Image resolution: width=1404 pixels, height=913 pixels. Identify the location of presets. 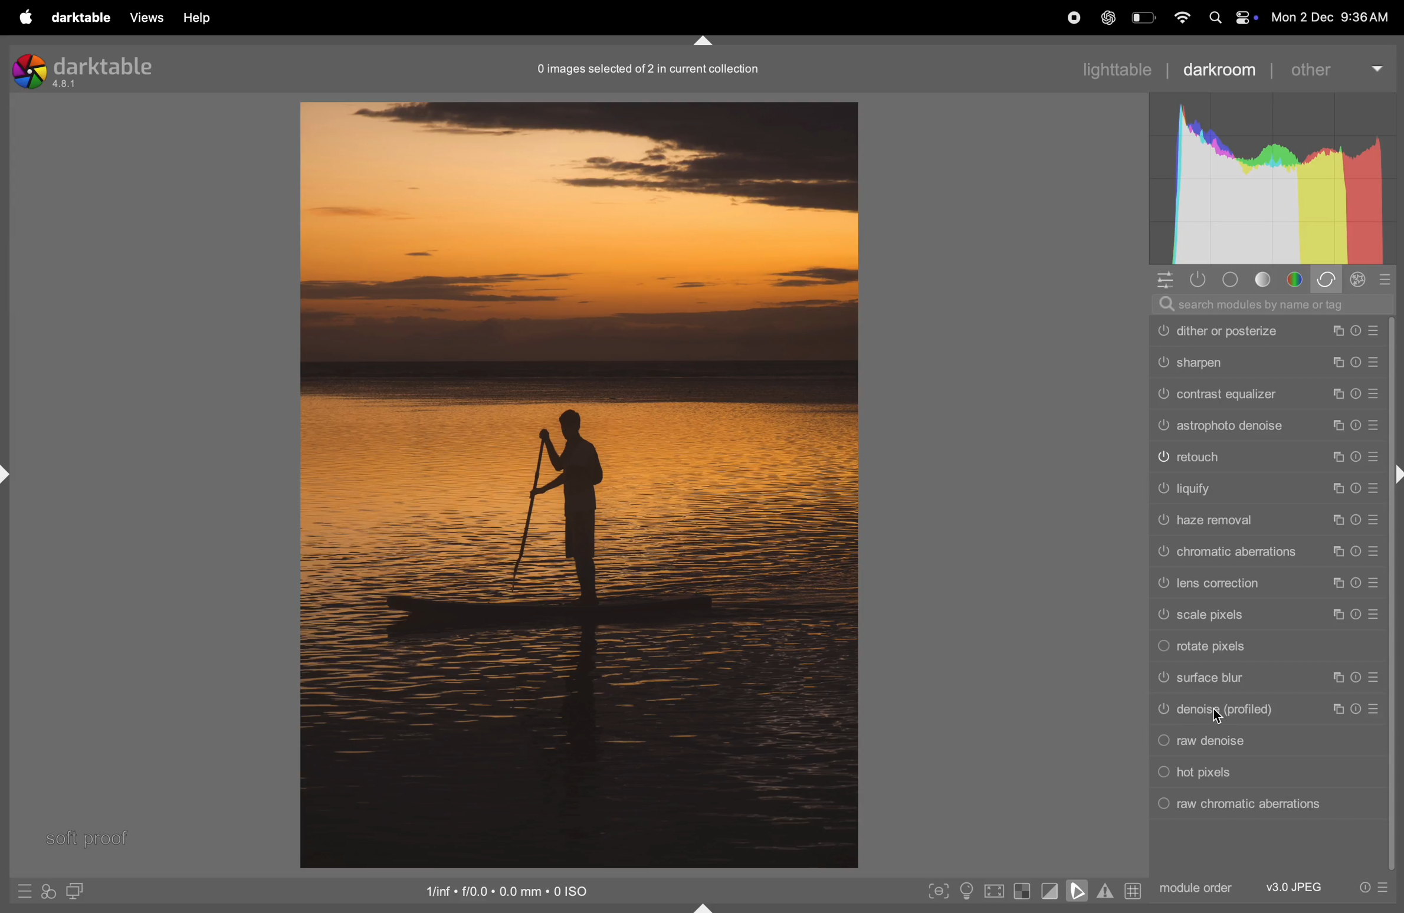
(1389, 281).